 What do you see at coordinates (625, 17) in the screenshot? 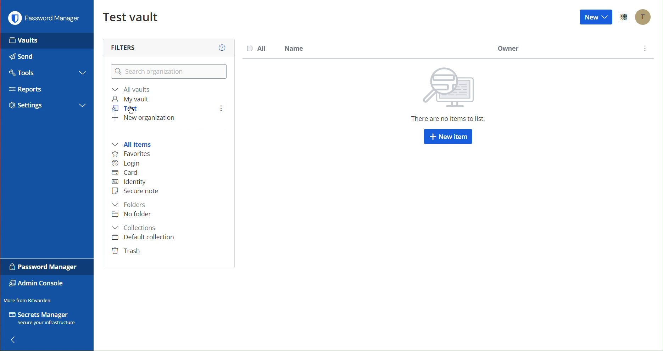
I see `More Options` at bounding box center [625, 17].